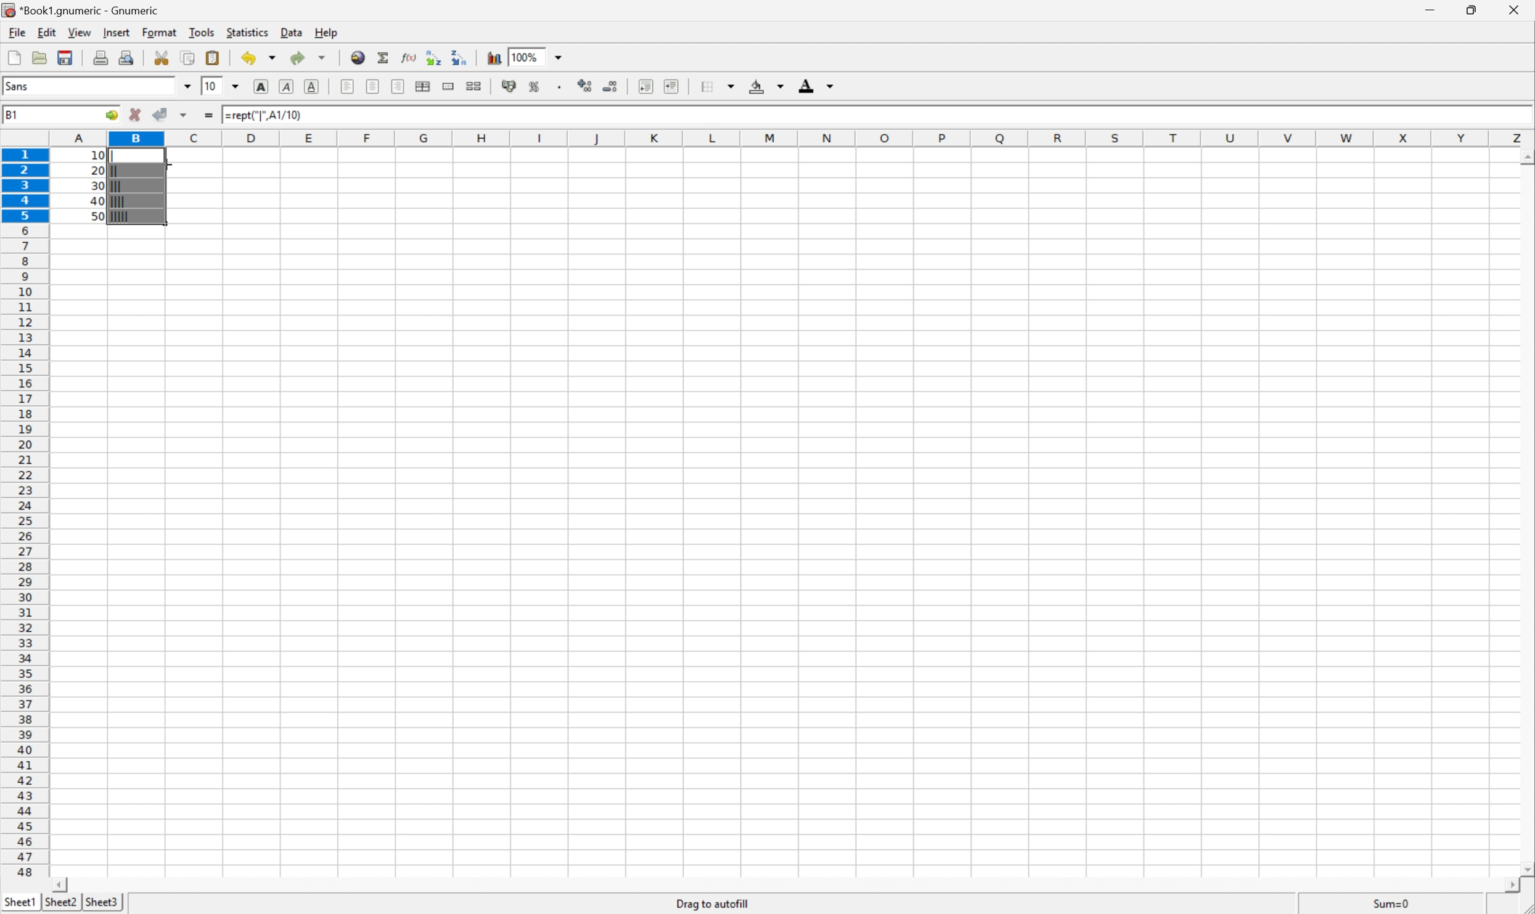 The width and height of the screenshot is (1535, 914). What do you see at coordinates (115, 32) in the screenshot?
I see `Insert` at bounding box center [115, 32].